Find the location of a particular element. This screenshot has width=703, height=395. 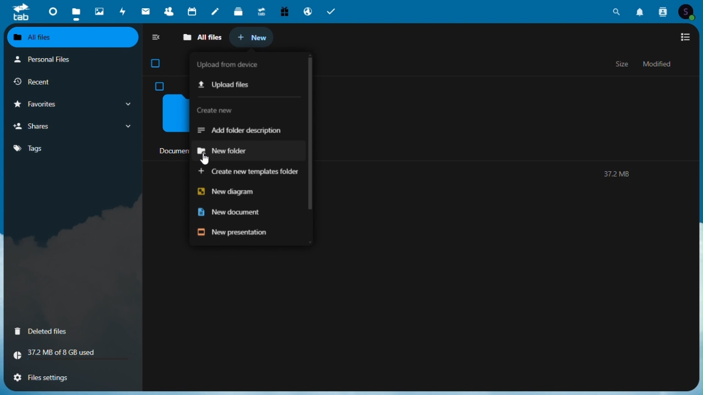

Shares is located at coordinates (70, 126).